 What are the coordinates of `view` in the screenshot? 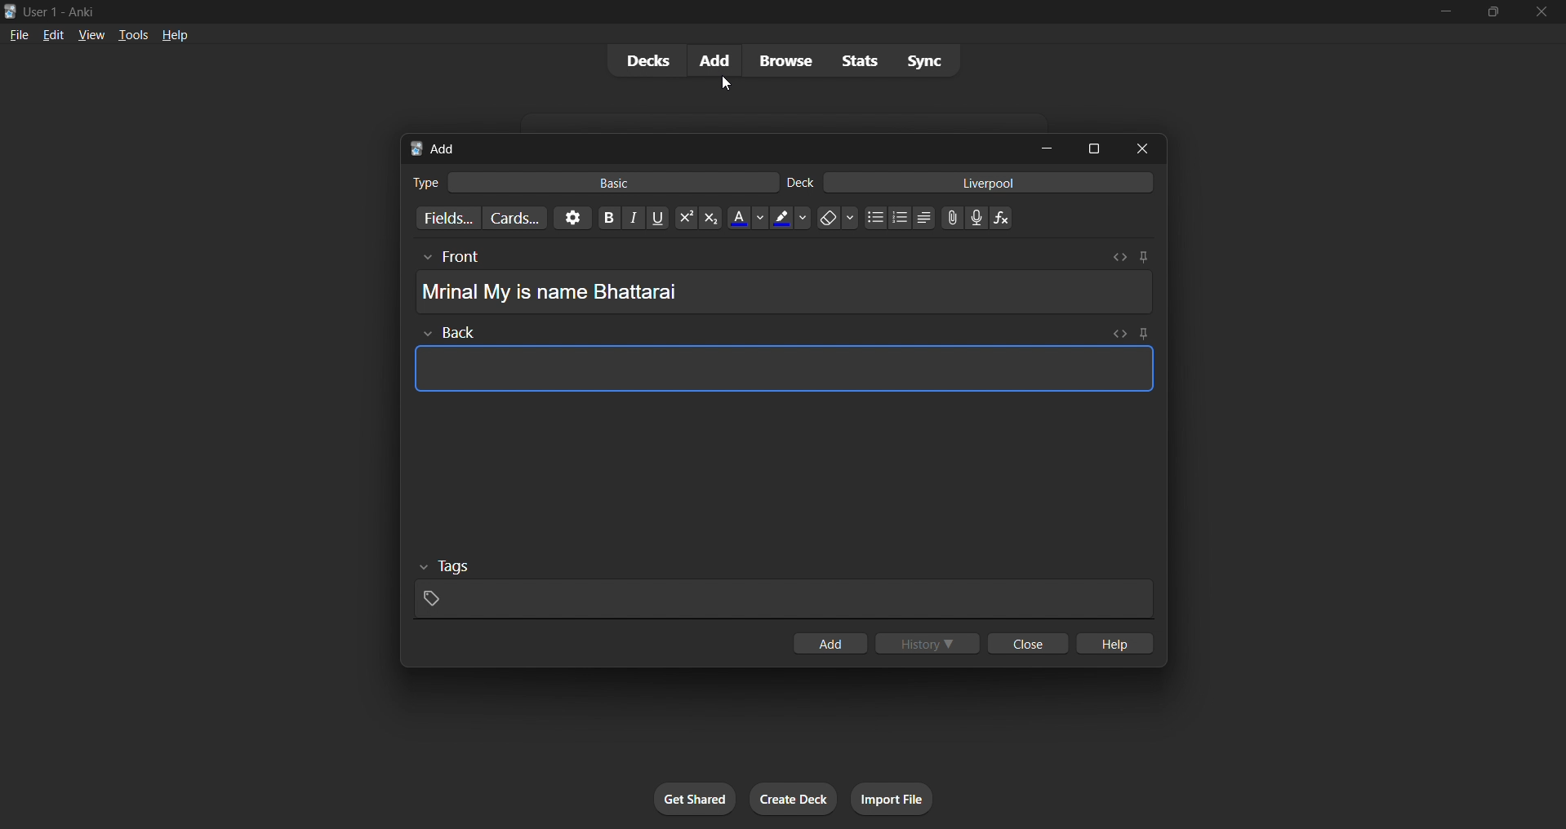 It's located at (94, 33).